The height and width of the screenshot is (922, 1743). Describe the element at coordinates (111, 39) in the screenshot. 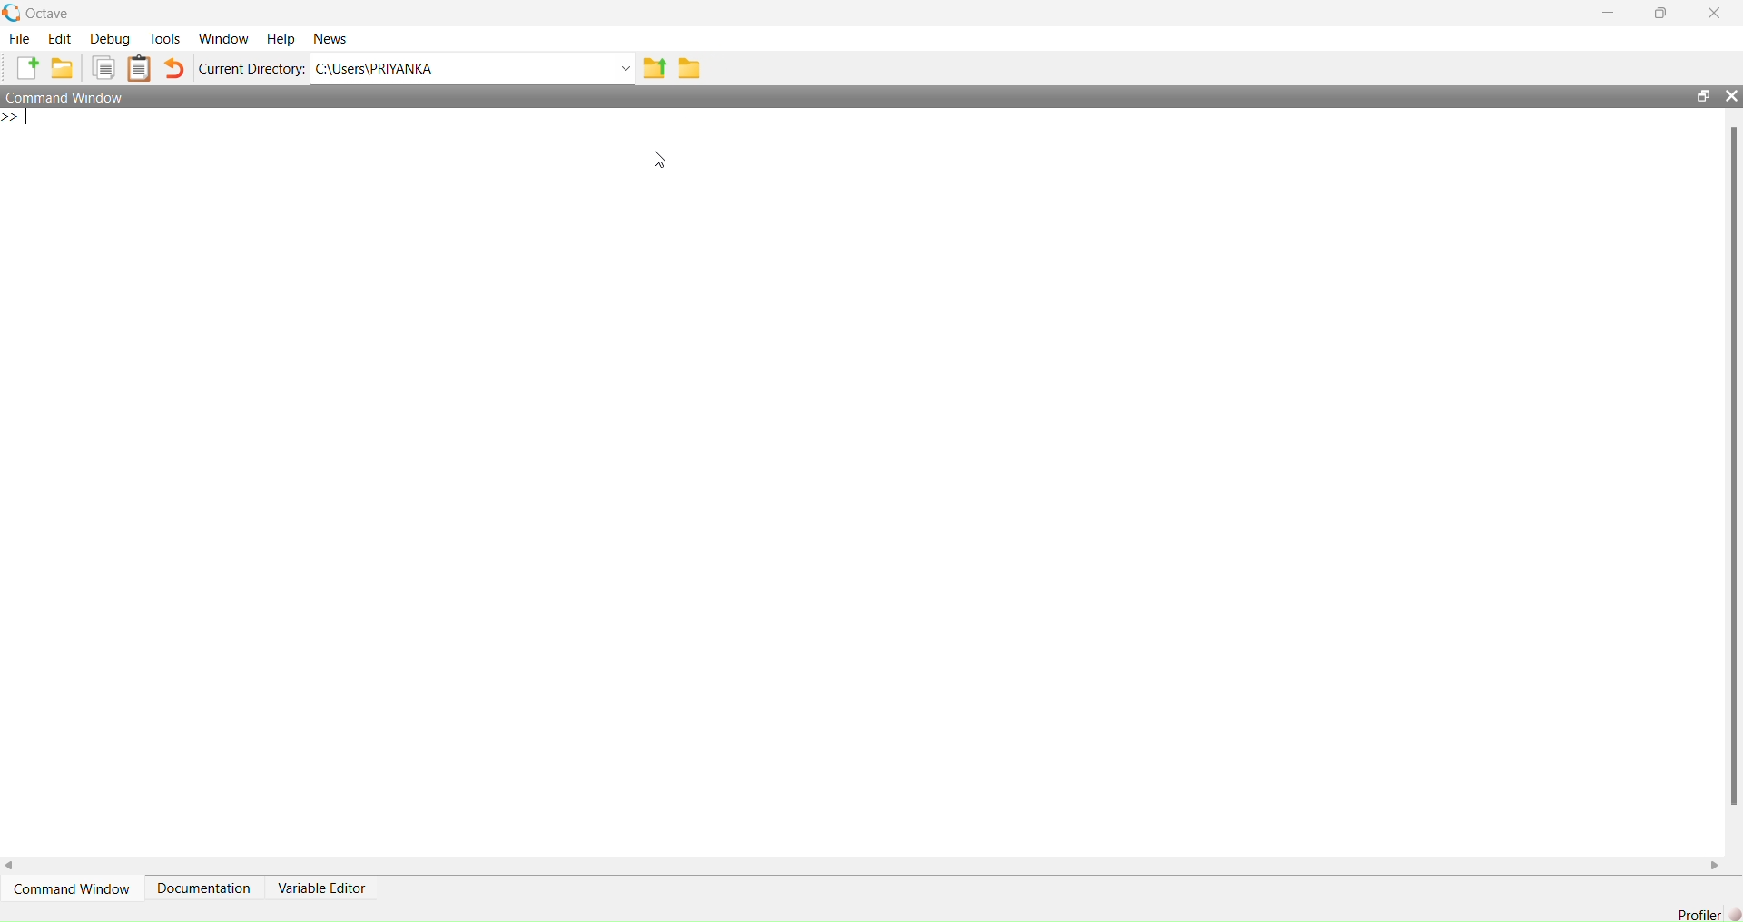

I see `Debug` at that location.